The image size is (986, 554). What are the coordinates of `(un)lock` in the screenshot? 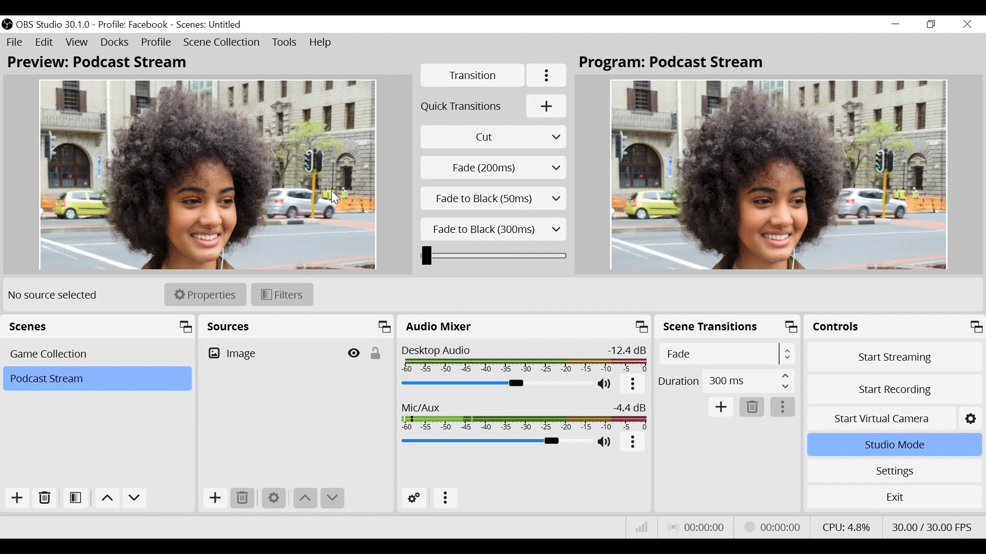 It's located at (375, 355).